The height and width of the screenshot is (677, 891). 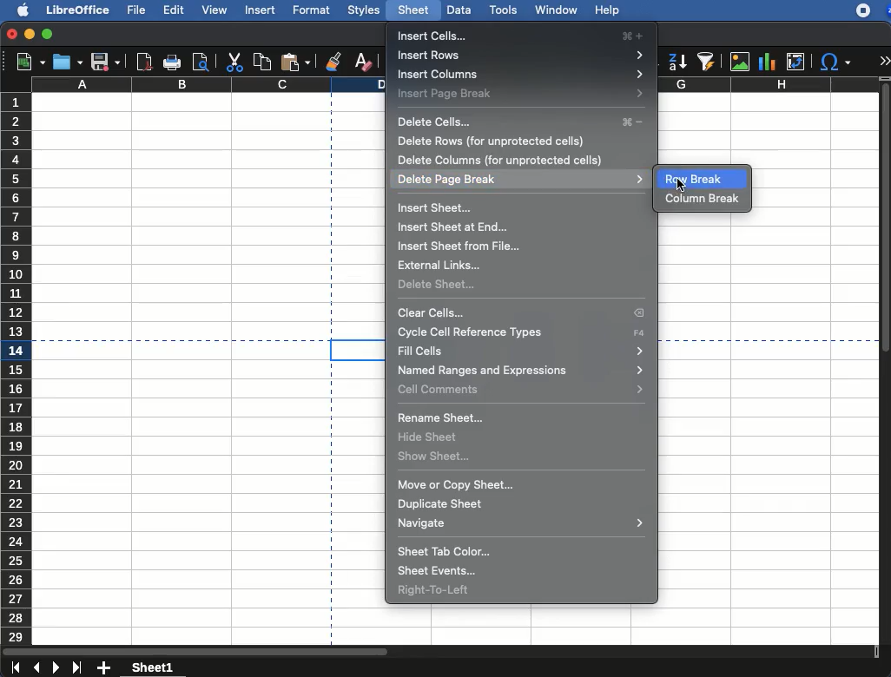 What do you see at coordinates (798, 60) in the screenshot?
I see `pivot table` at bounding box center [798, 60].